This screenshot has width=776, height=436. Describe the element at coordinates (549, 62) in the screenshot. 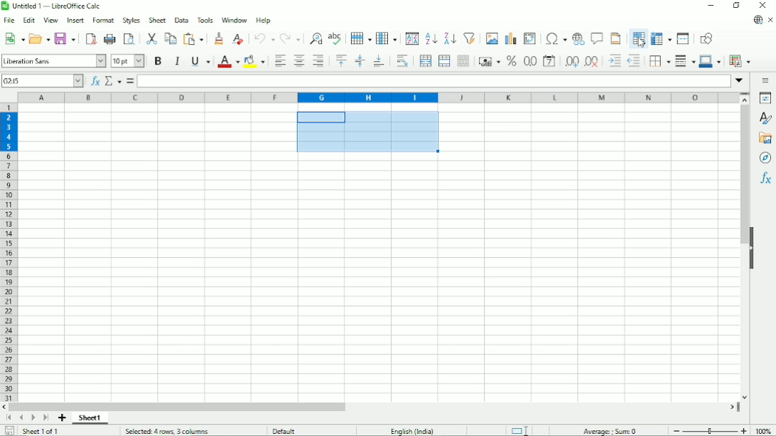

I see `Format as date` at that location.